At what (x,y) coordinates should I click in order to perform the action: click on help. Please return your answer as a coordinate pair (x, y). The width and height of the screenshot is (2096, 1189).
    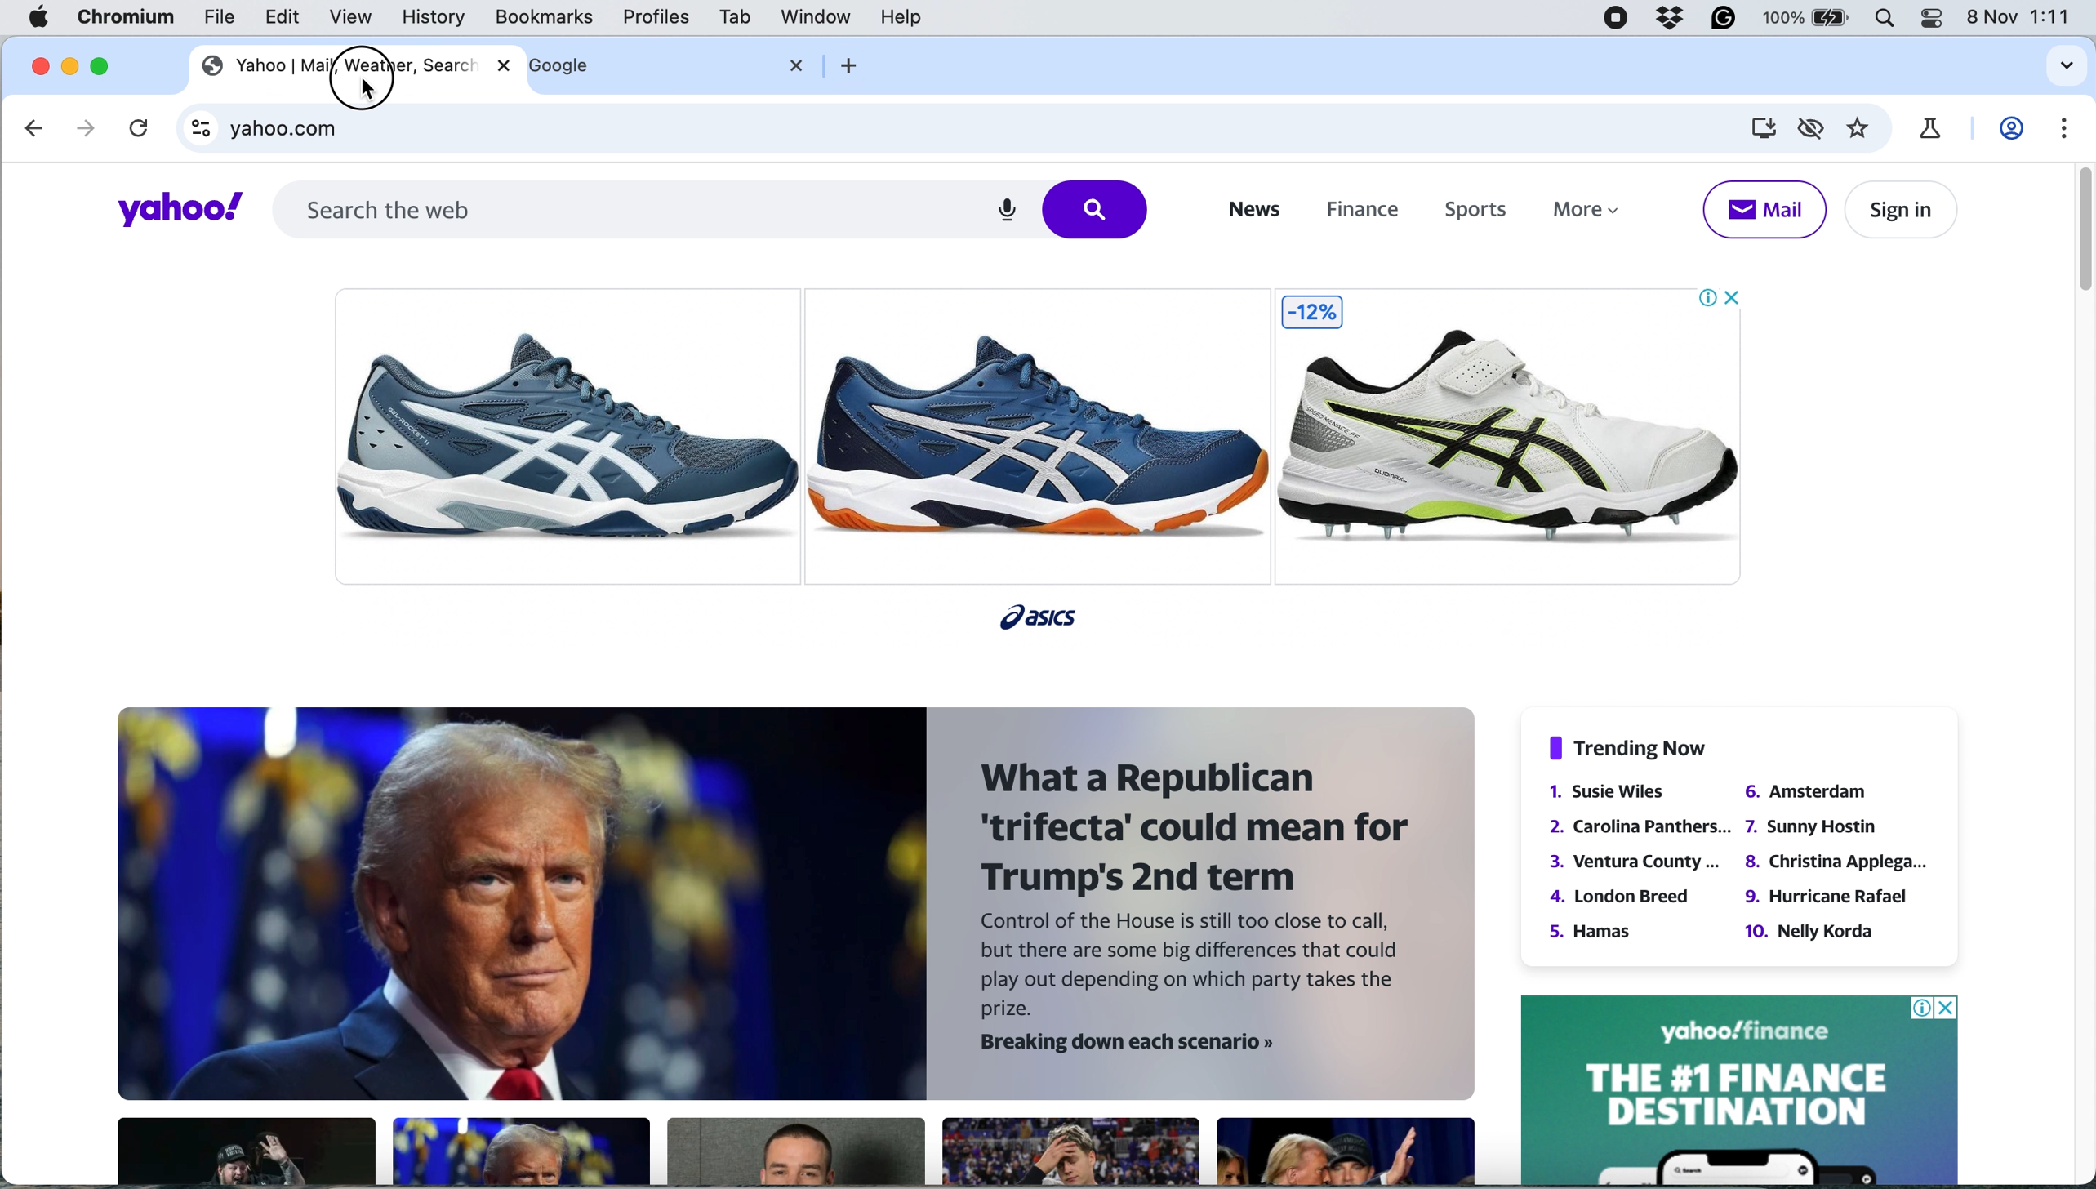
    Looking at the image, I should click on (900, 18).